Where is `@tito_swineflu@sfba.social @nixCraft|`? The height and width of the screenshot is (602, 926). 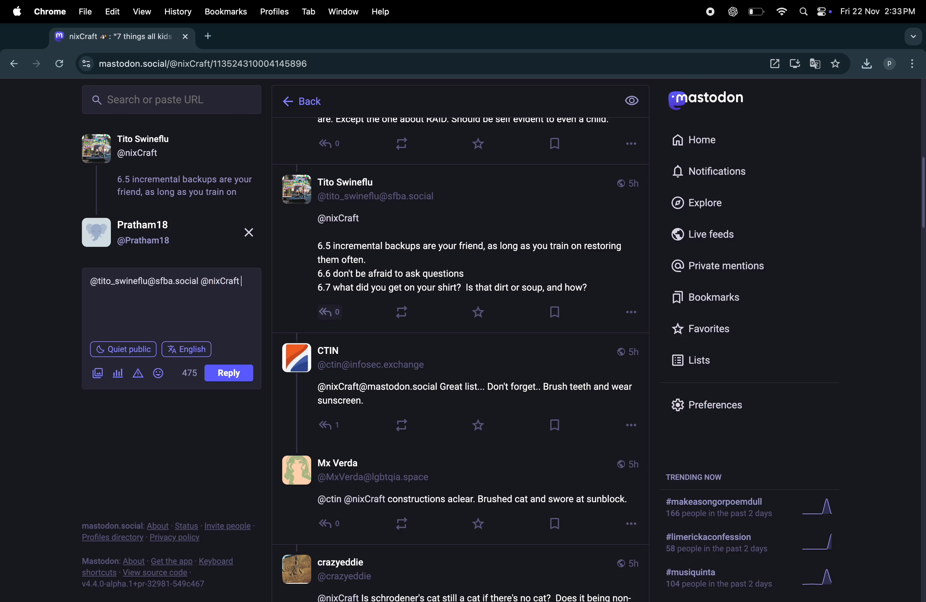 @tito_swineflu@sfba.social @nixCraft| is located at coordinates (171, 280).